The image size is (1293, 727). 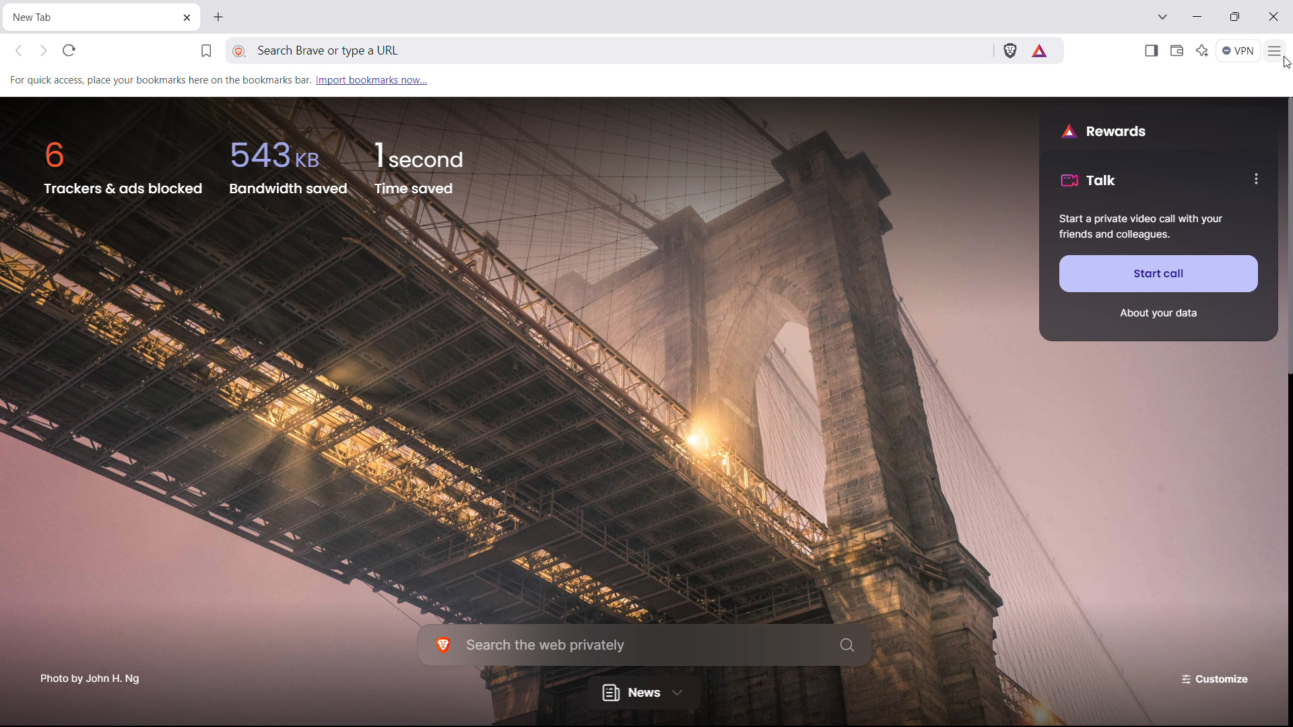 What do you see at coordinates (1215, 677) in the screenshot?
I see `customize` at bounding box center [1215, 677].